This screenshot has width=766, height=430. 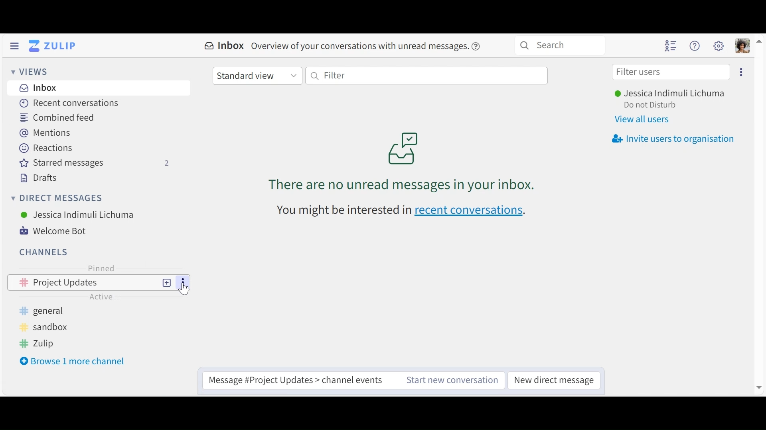 I want to click on zulip, so click(x=38, y=344).